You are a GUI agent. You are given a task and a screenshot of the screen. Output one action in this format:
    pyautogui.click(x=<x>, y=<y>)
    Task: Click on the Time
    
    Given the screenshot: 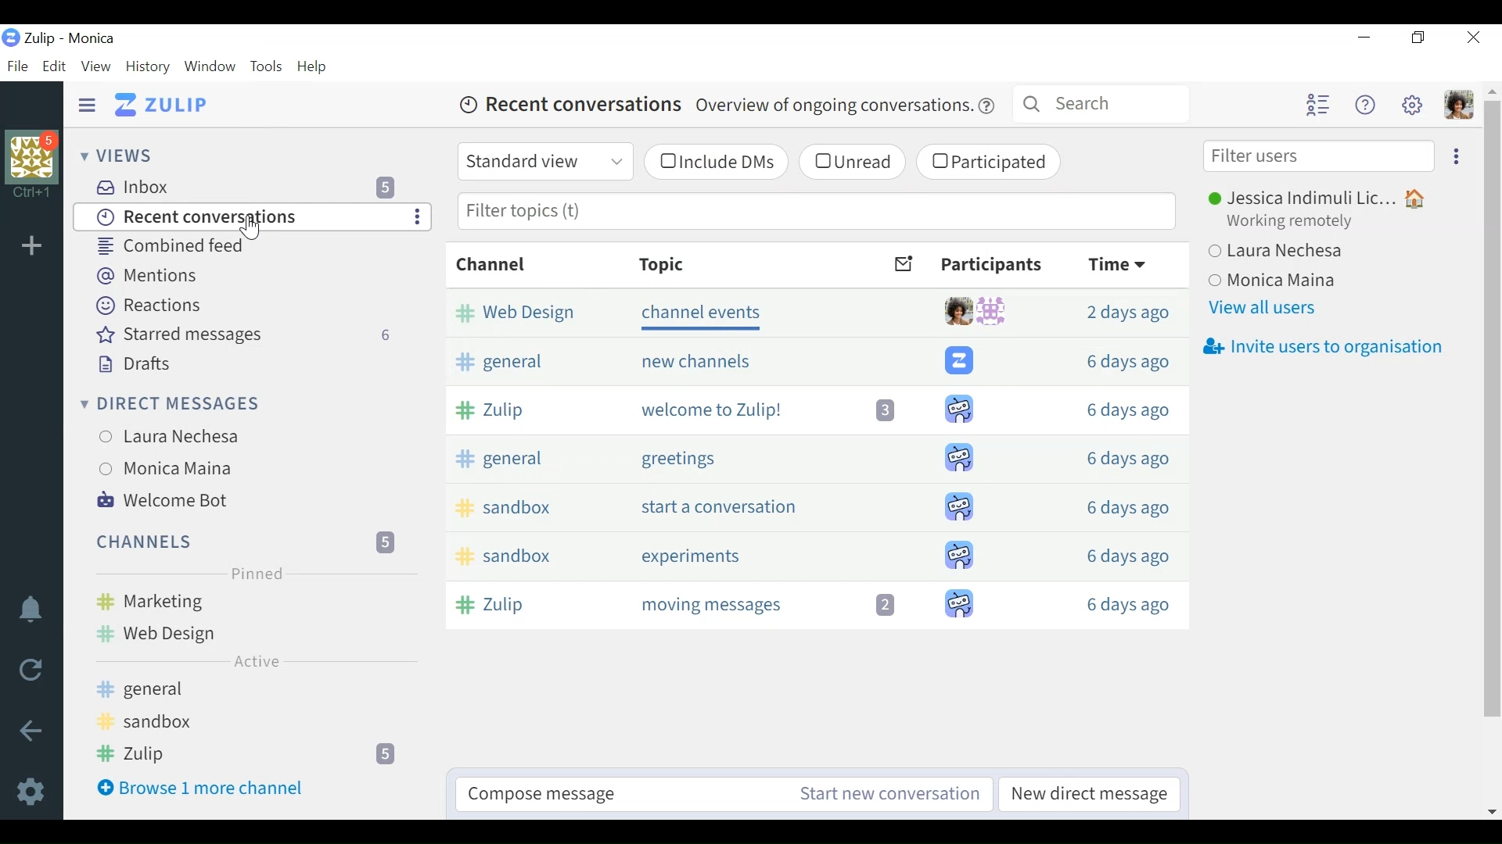 What is the action you would take?
    pyautogui.click(x=1124, y=263)
    